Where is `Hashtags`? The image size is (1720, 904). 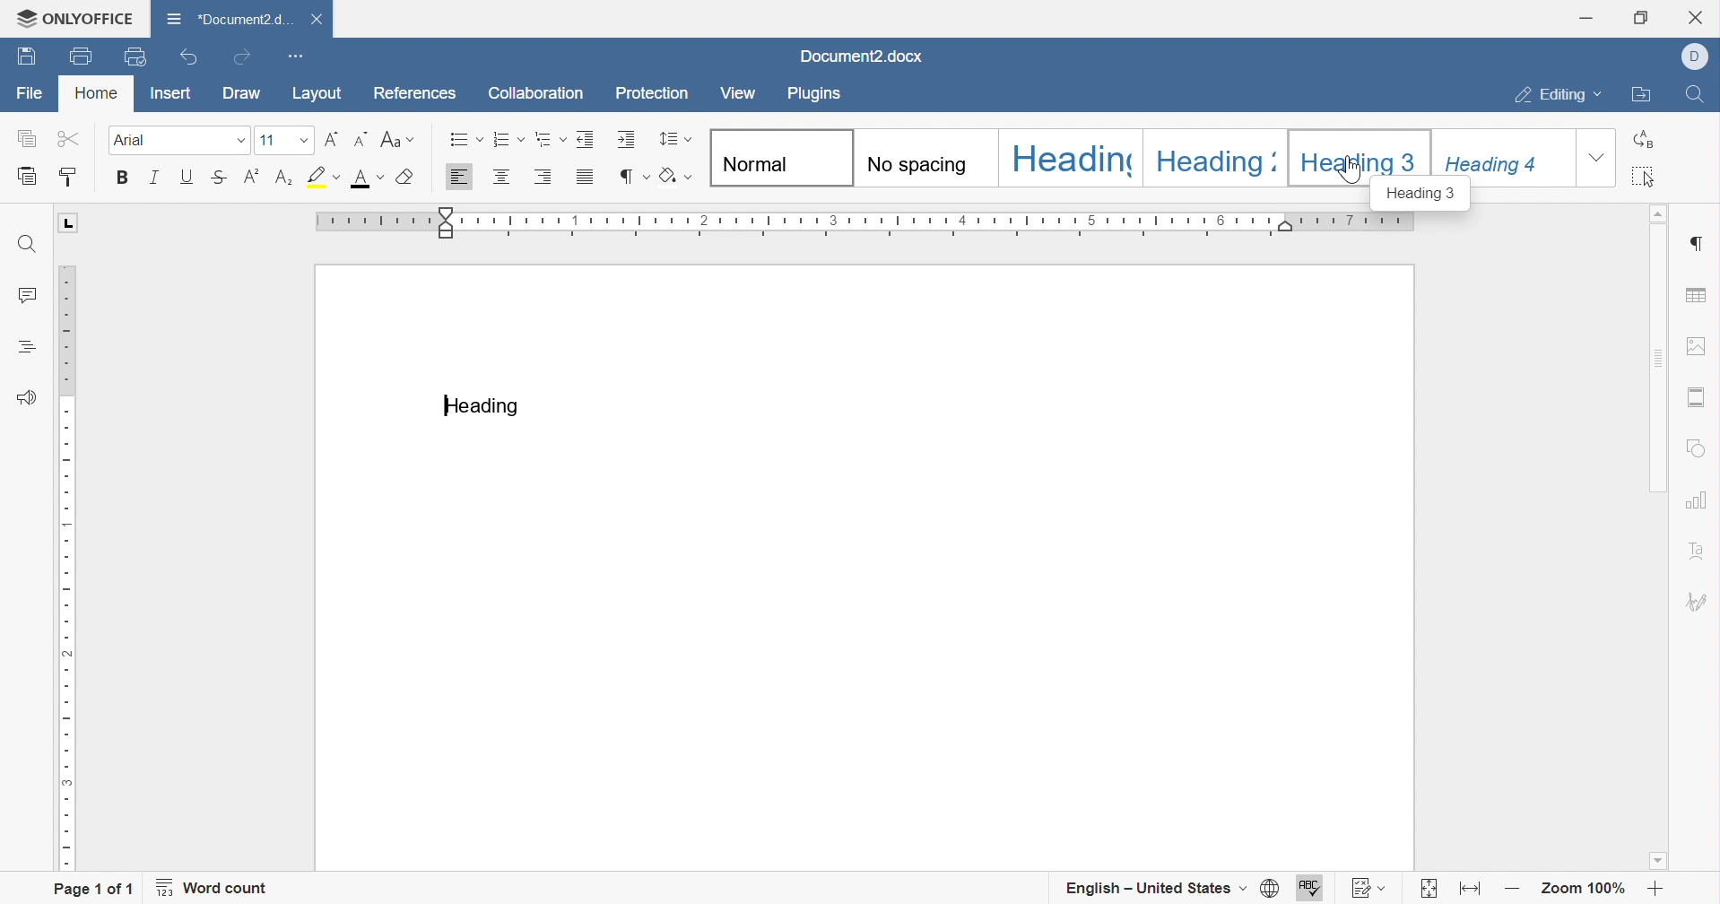 Hashtags is located at coordinates (20, 347).